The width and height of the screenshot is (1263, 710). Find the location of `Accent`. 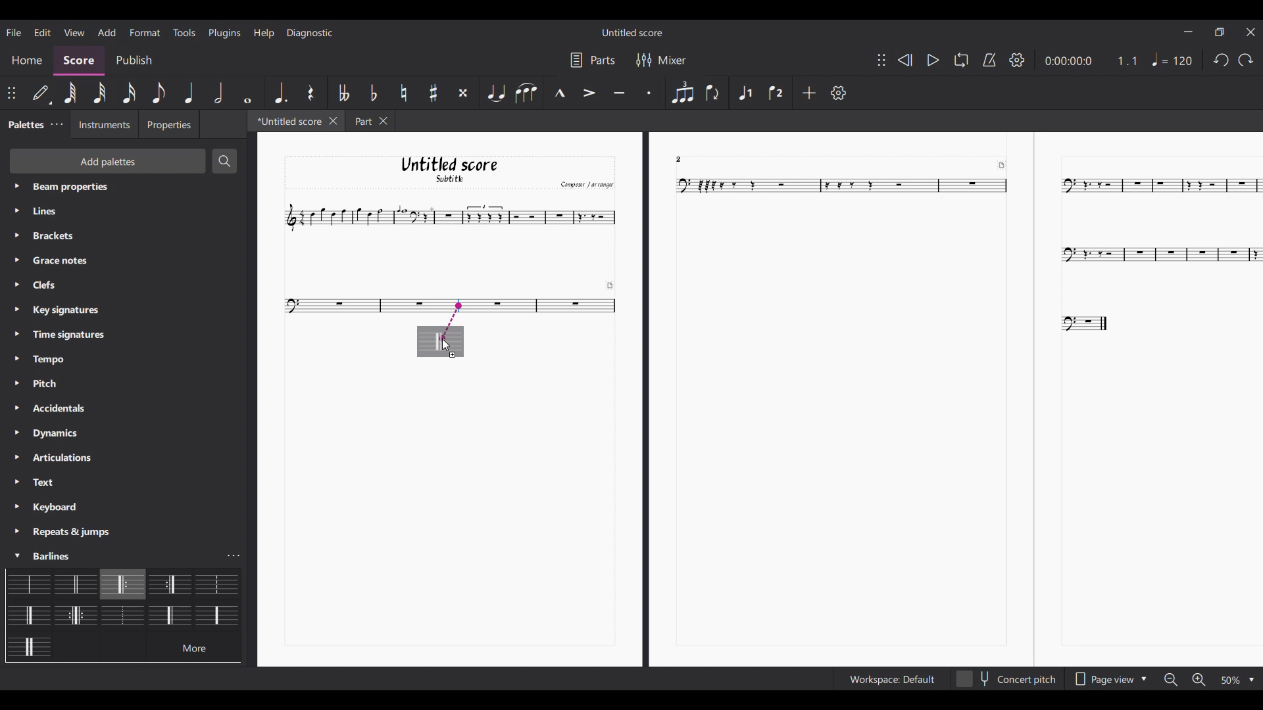

Accent is located at coordinates (590, 93).